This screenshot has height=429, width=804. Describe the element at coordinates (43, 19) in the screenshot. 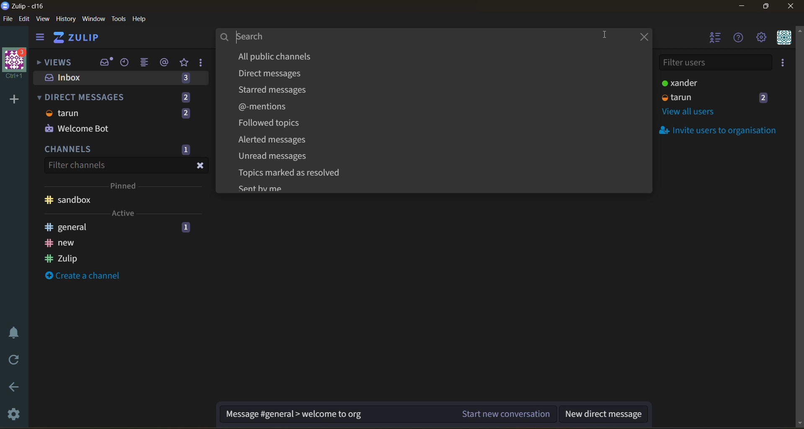

I see `view` at that location.